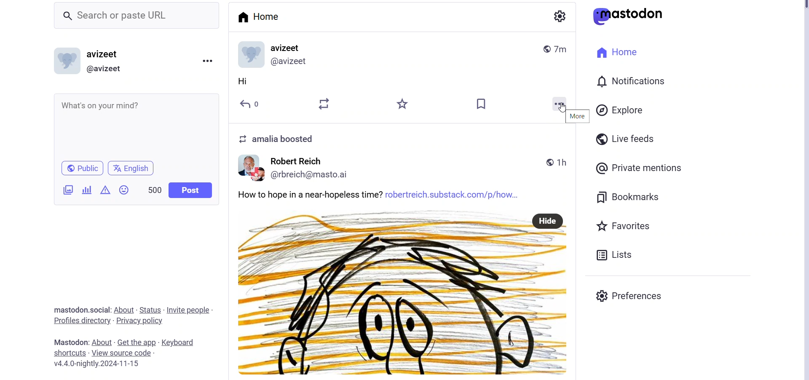 The height and width of the screenshot is (380, 809). What do you see at coordinates (108, 69) in the screenshot?
I see `@User` at bounding box center [108, 69].